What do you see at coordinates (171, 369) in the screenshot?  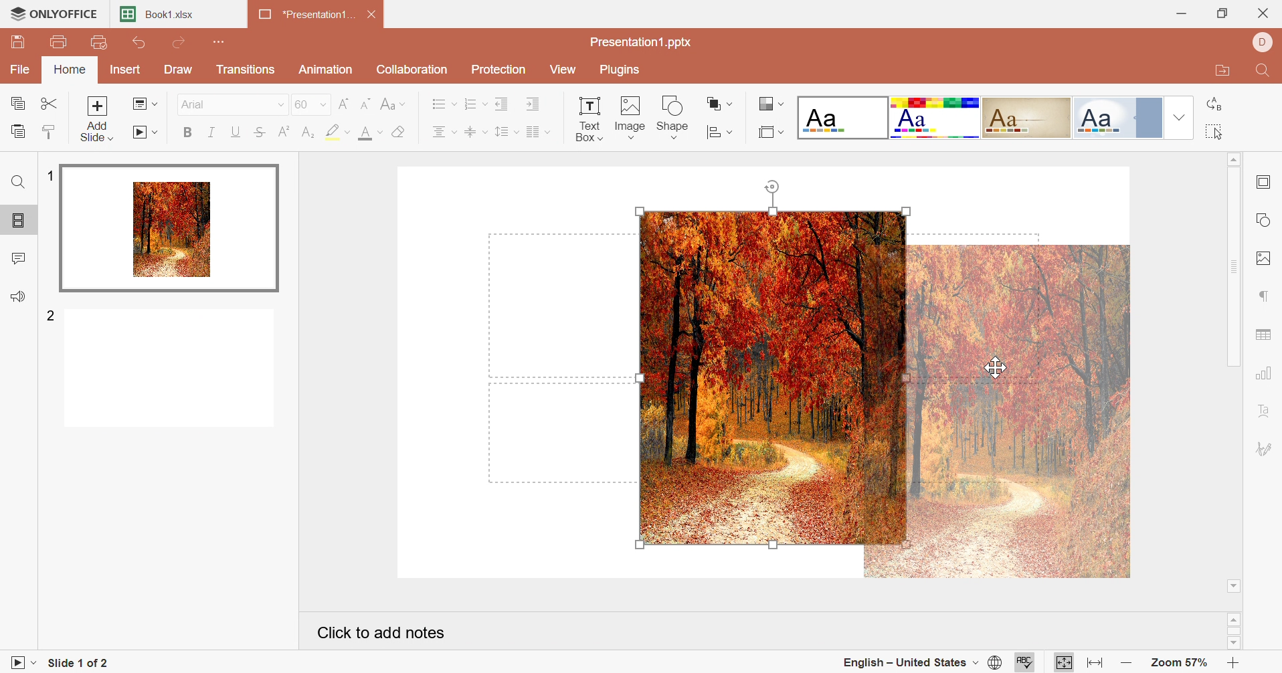 I see `Slide 2` at bounding box center [171, 369].